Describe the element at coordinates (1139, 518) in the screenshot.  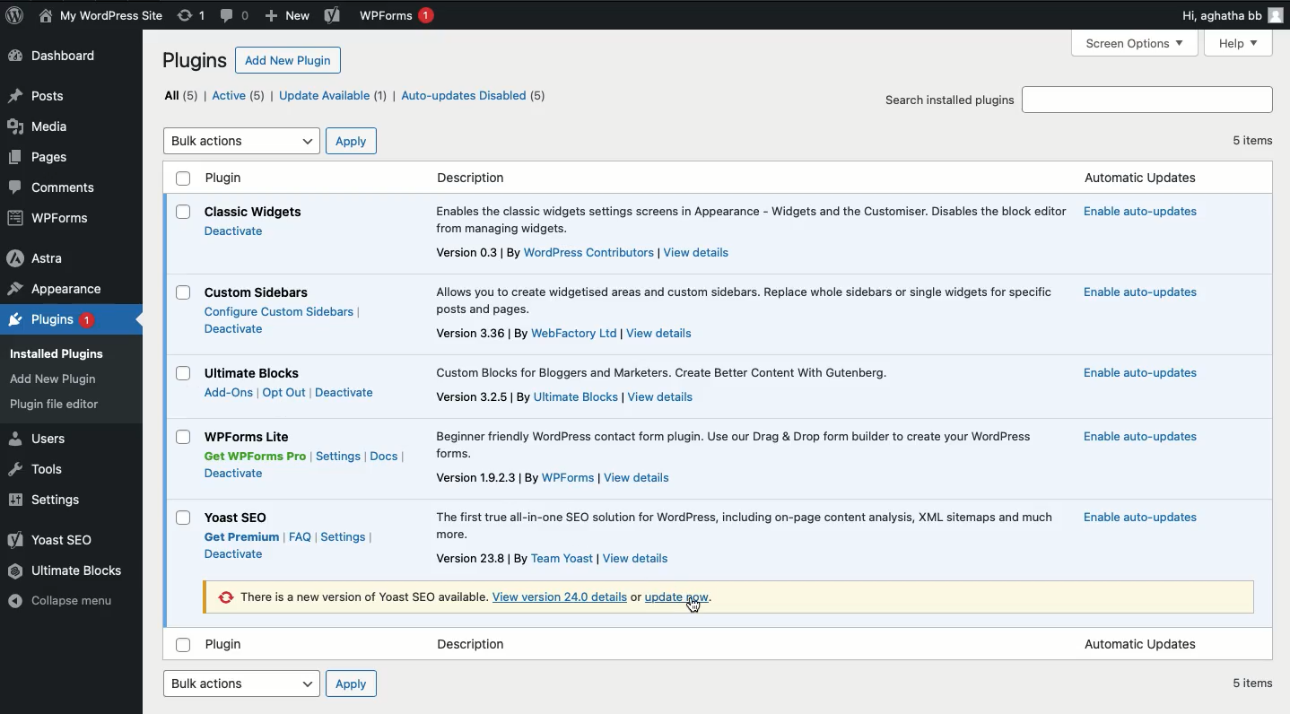
I see `Enable auto updates` at that location.